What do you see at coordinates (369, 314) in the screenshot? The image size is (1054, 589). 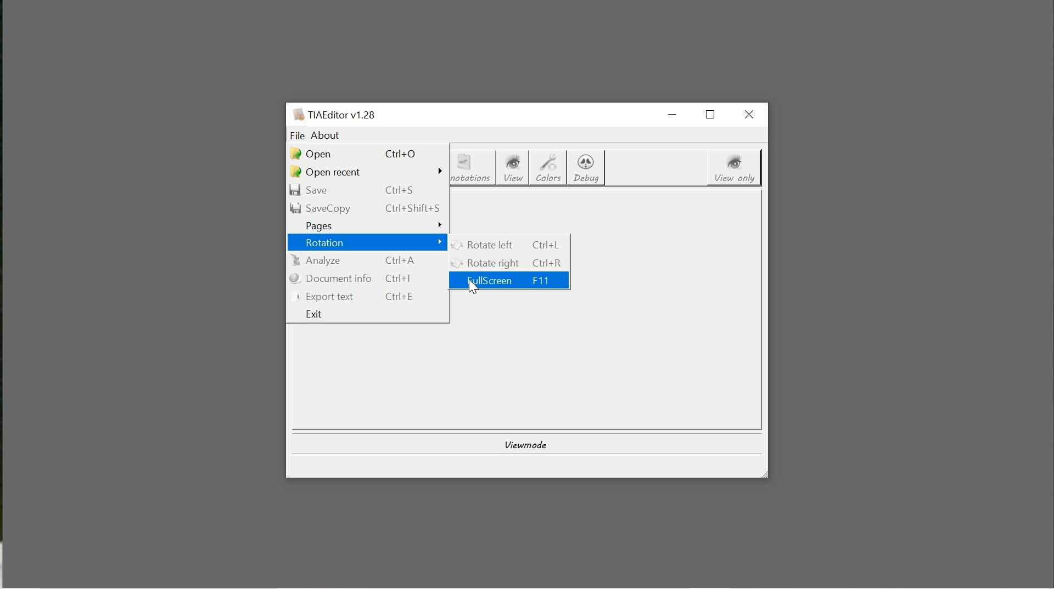 I see `exit` at bounding box center [369, 314].